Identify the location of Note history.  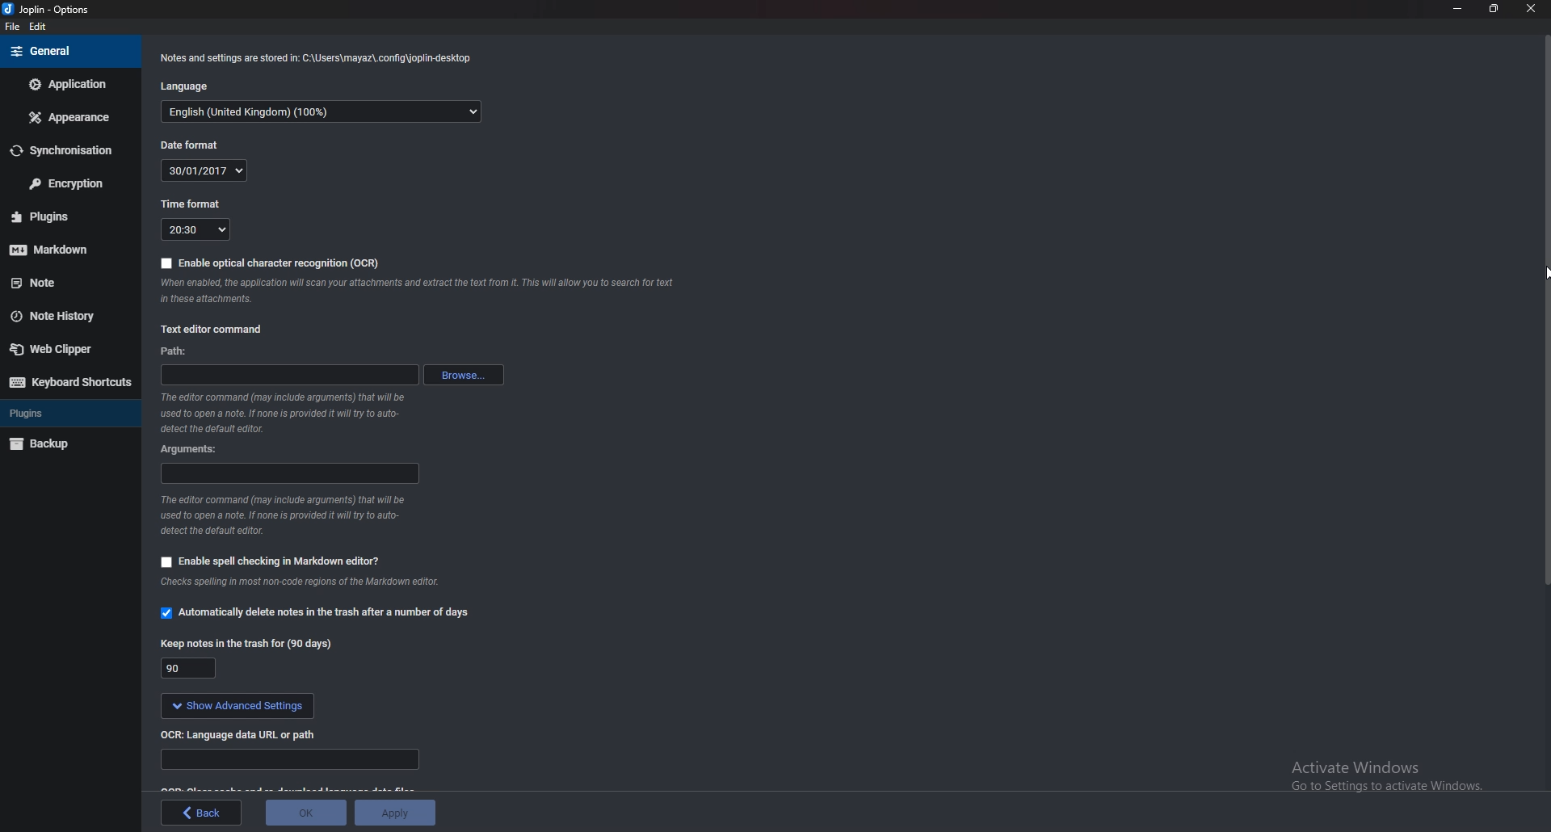
(62, 317).